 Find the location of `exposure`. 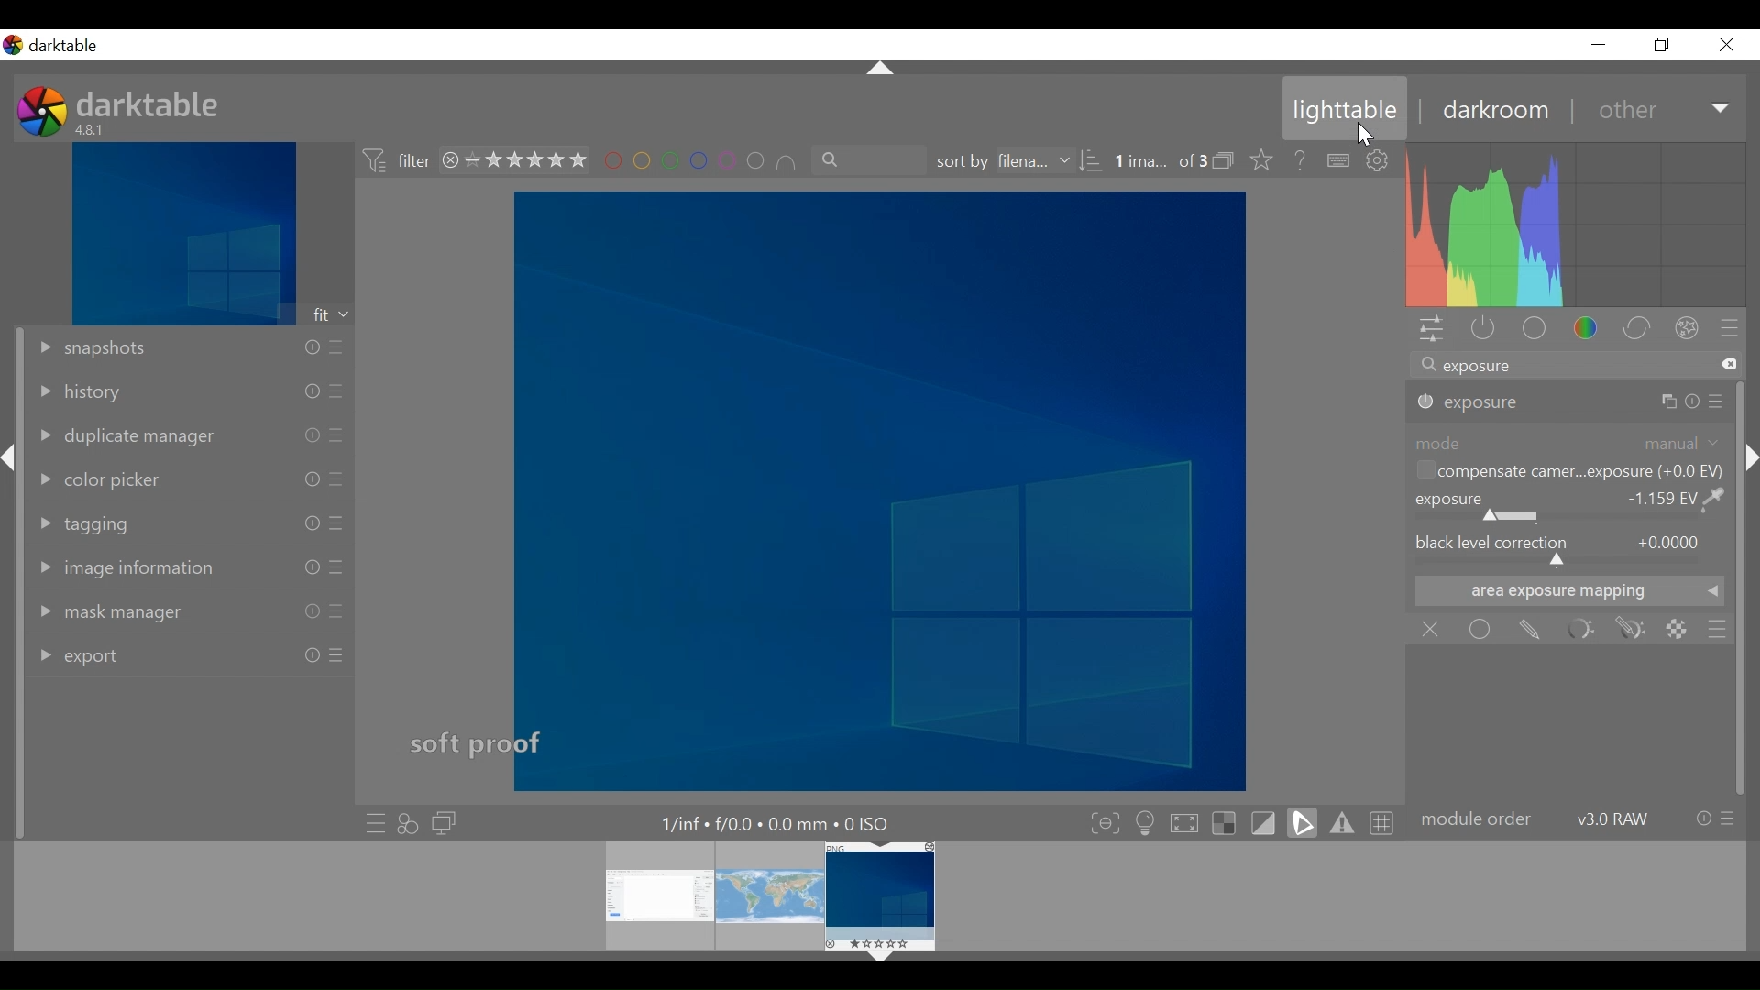

exposure is located at coordinates (1533, 403).